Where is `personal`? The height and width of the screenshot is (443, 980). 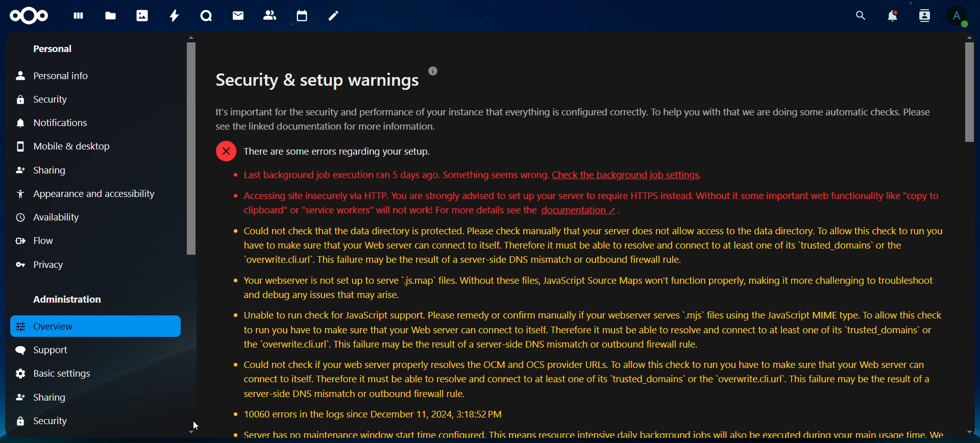
personal is located at coordinates (60, 47).